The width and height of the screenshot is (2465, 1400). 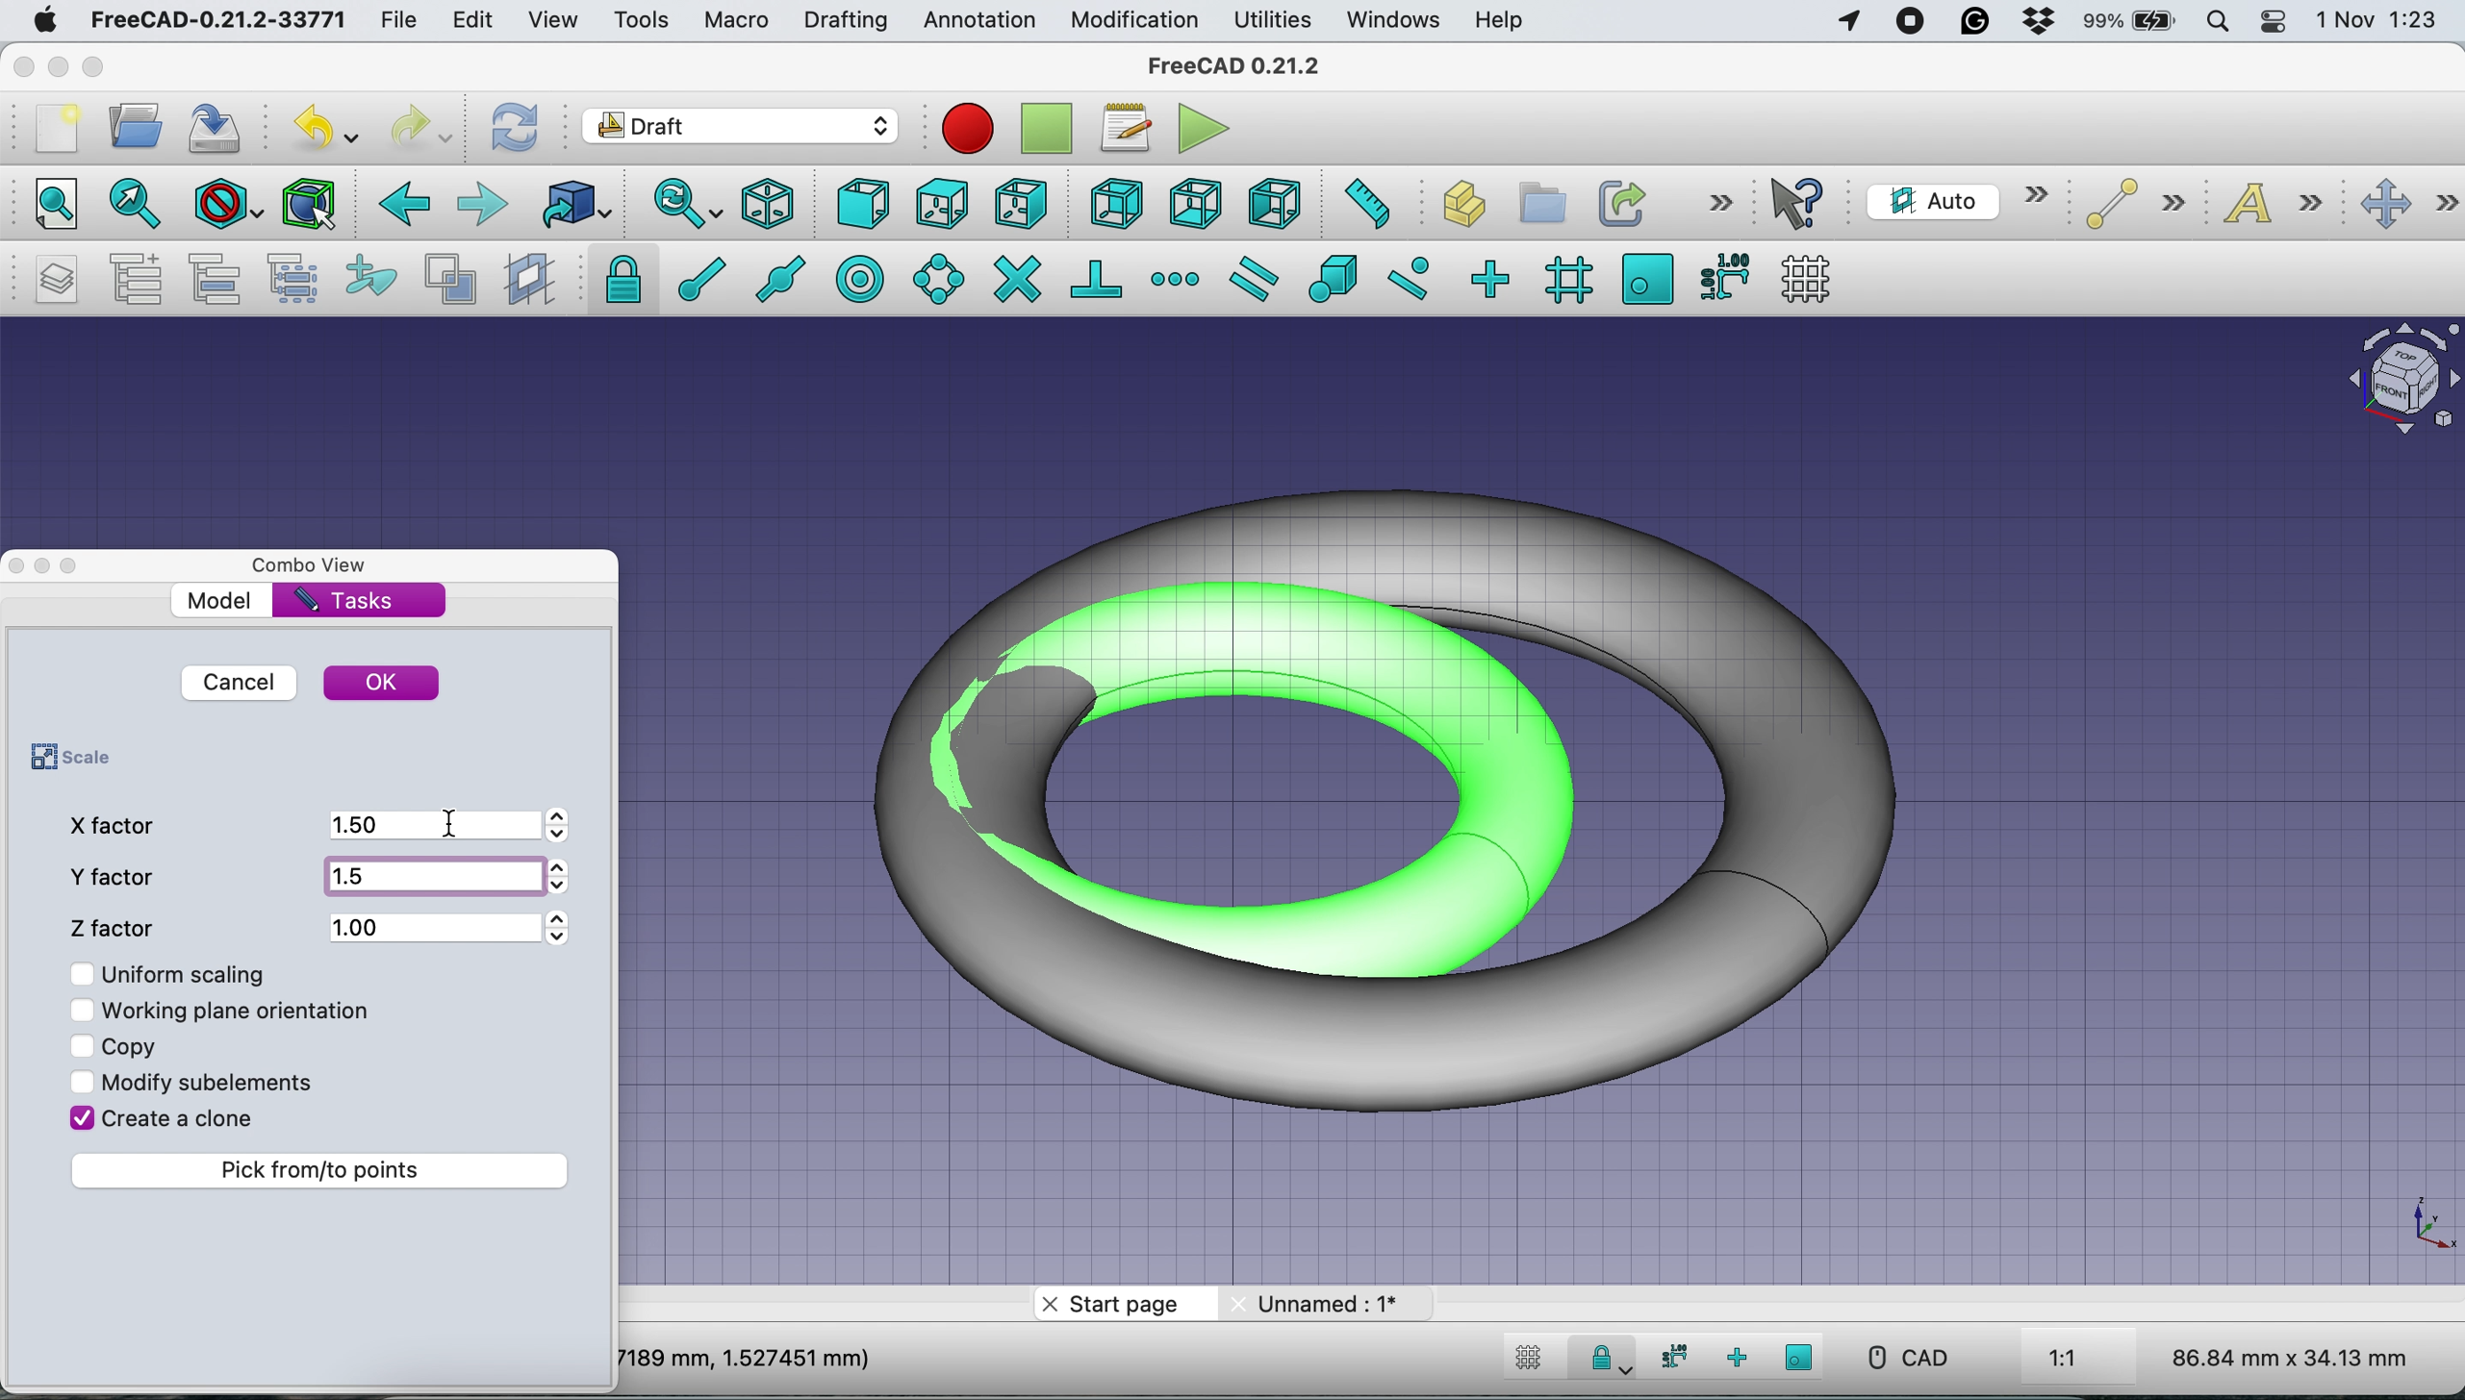 What do you see at coordinates (1956, 200) in the screenshot?
I see `current working plane` at bounding box center [1956, 200].